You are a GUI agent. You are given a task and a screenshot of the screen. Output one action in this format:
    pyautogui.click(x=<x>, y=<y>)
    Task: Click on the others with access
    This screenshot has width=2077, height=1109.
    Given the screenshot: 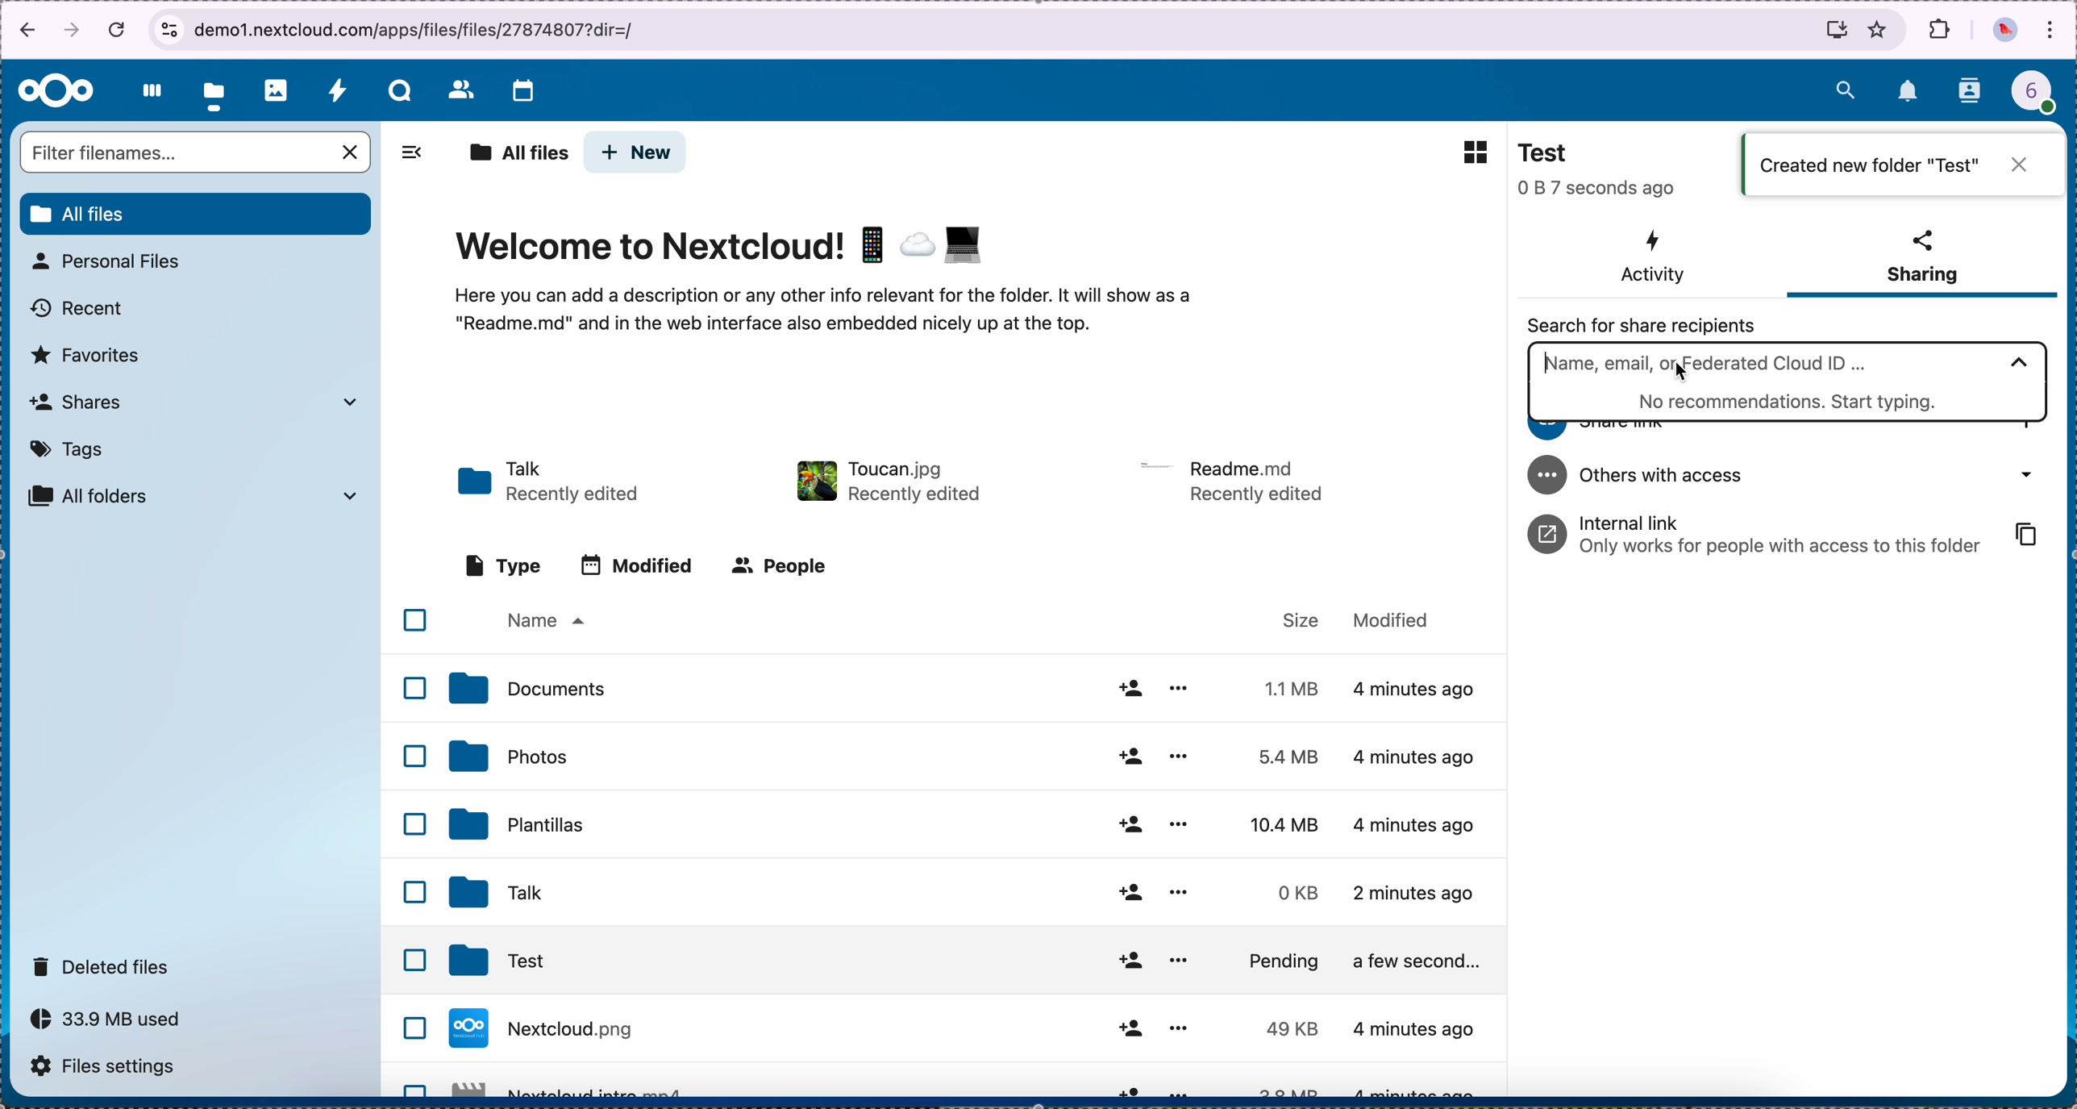 What is the action you would take?
    pyautogui.click(x=1782, y=476)
    